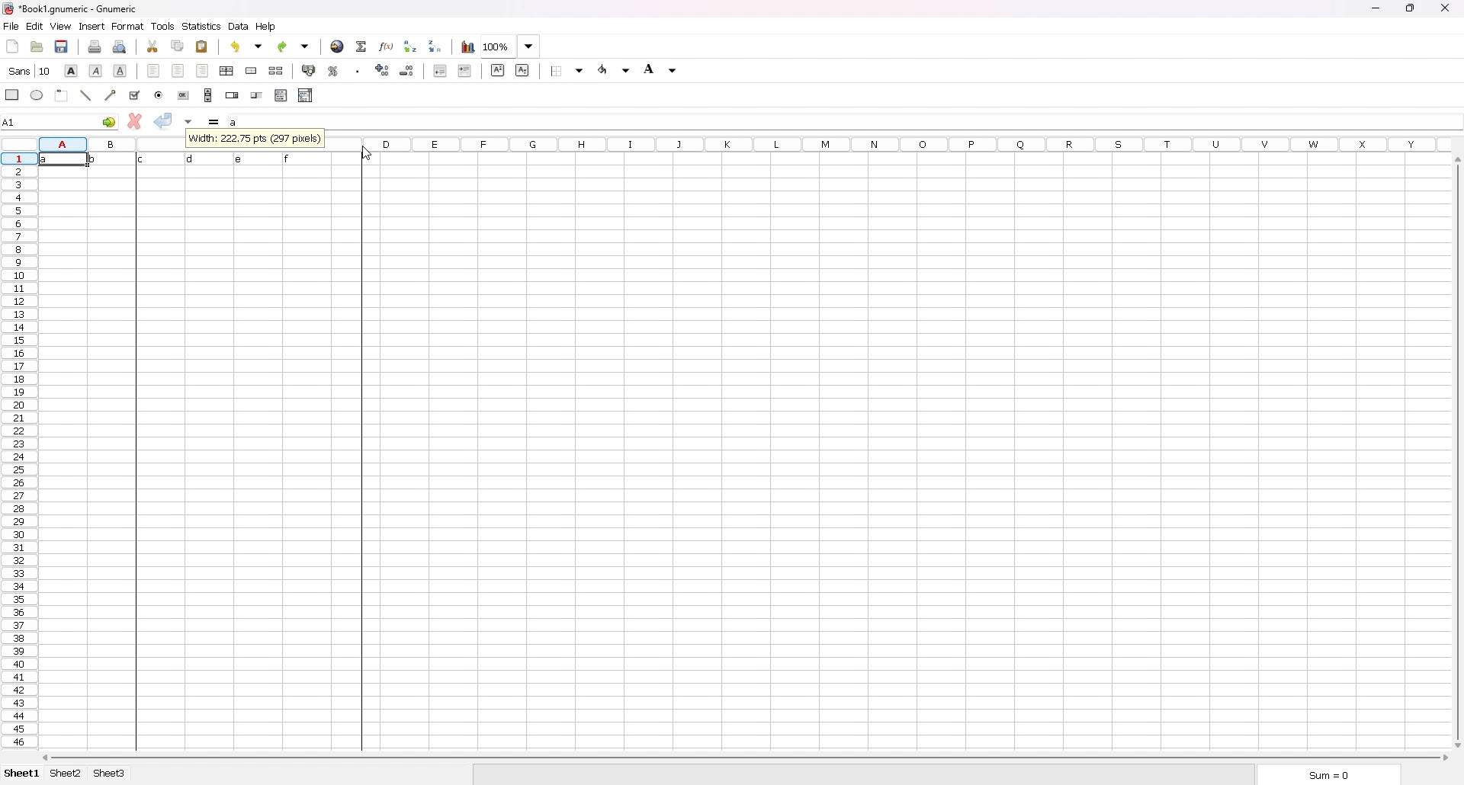 Image resolution: width=1464 pixels, height=785 pixels. What do you see at coordinates (201, 70) in the screenshot?
I see `right align` at bounding box center [201, 70].